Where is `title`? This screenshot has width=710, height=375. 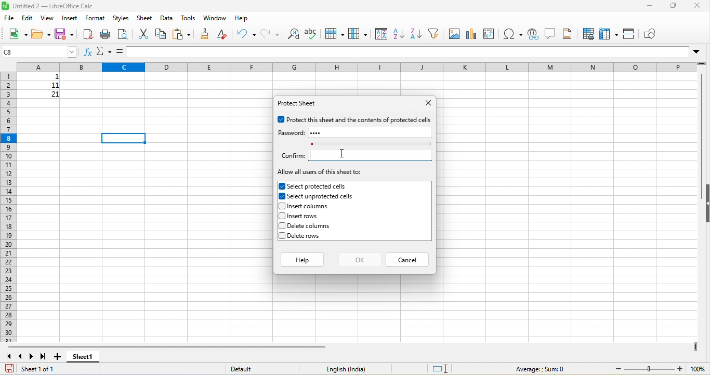
title is located at coordinates (49, 6).